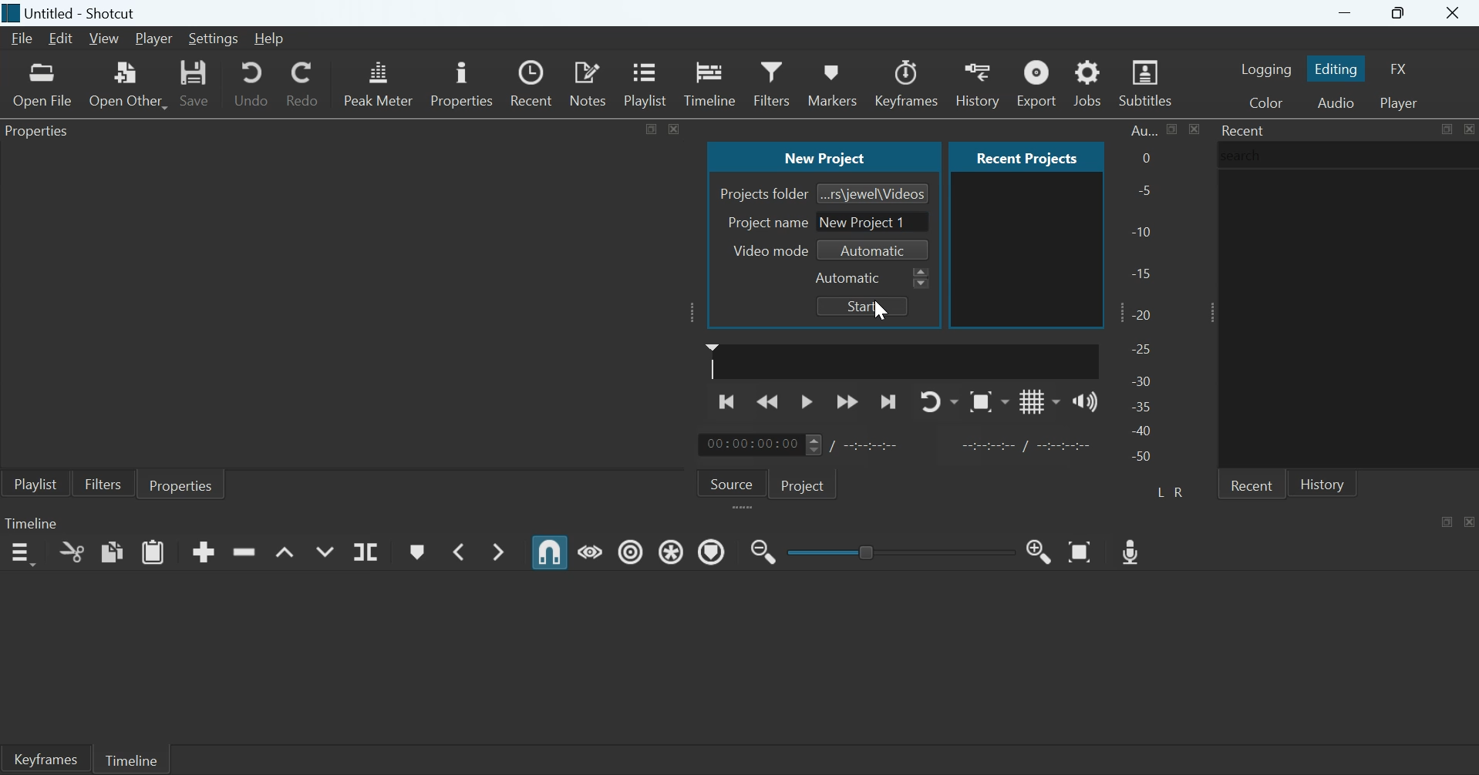 The height and width of the screenshot is (775, 1479). What do you see at coordinates (763, 194) in the screenshot?
I see `Project folder` at bounding box center [763, 194].